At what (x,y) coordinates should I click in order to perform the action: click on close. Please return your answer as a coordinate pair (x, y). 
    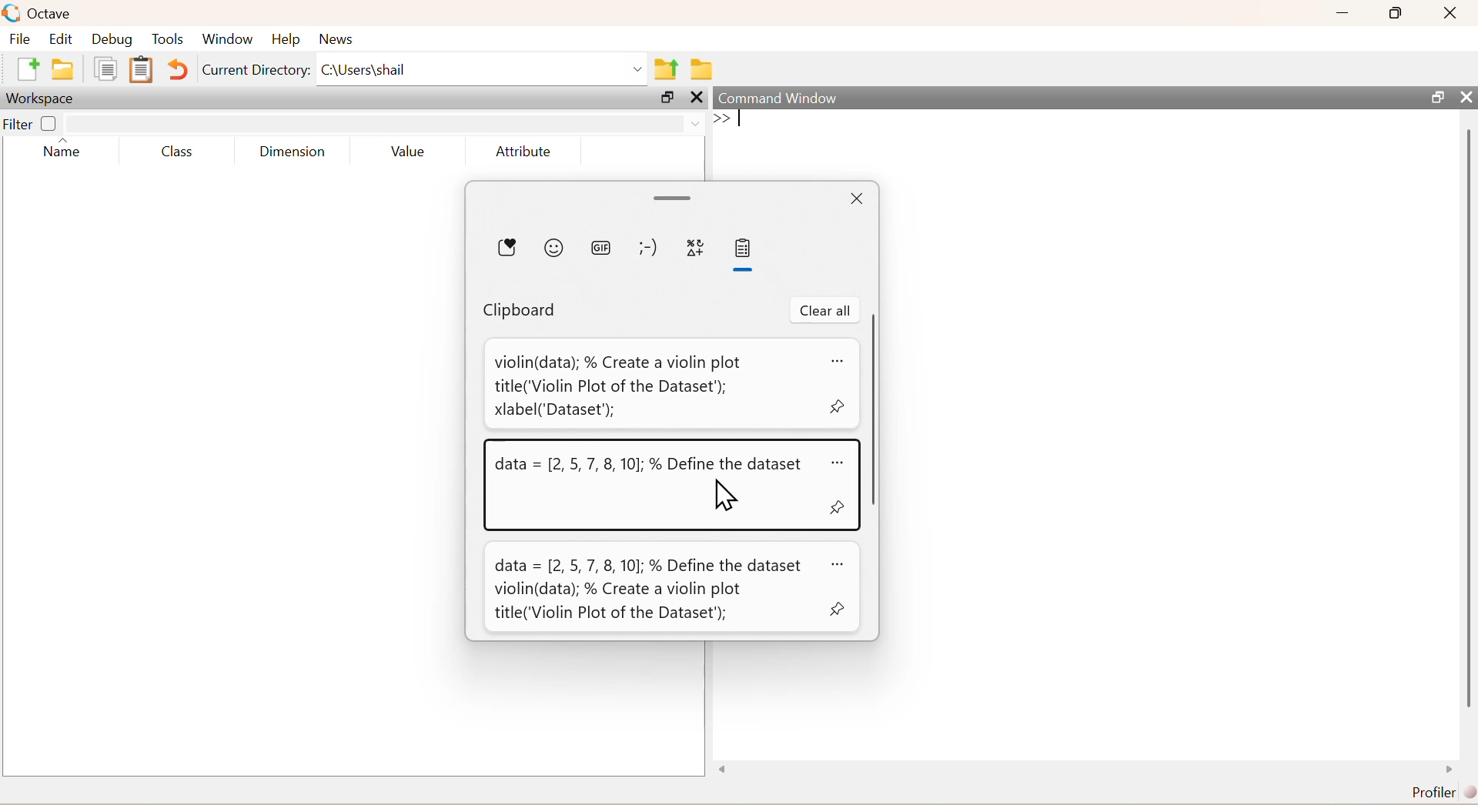
    Looking at the image, I should click on (1466, 97).